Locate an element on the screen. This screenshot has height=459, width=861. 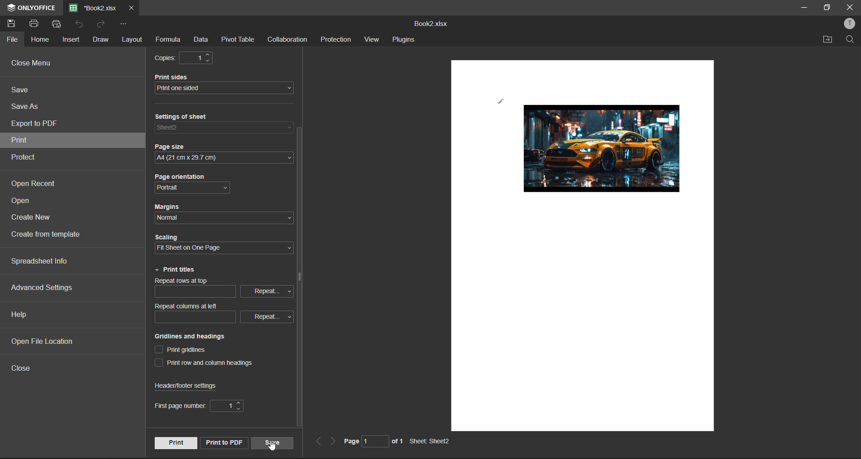
open is located at coordinates (24, 202).